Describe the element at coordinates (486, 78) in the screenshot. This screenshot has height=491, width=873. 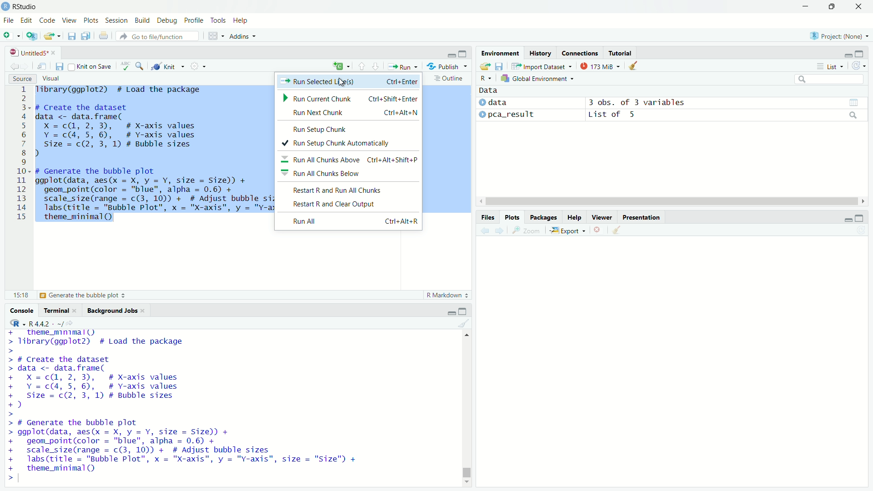
I see `R language` at that location.